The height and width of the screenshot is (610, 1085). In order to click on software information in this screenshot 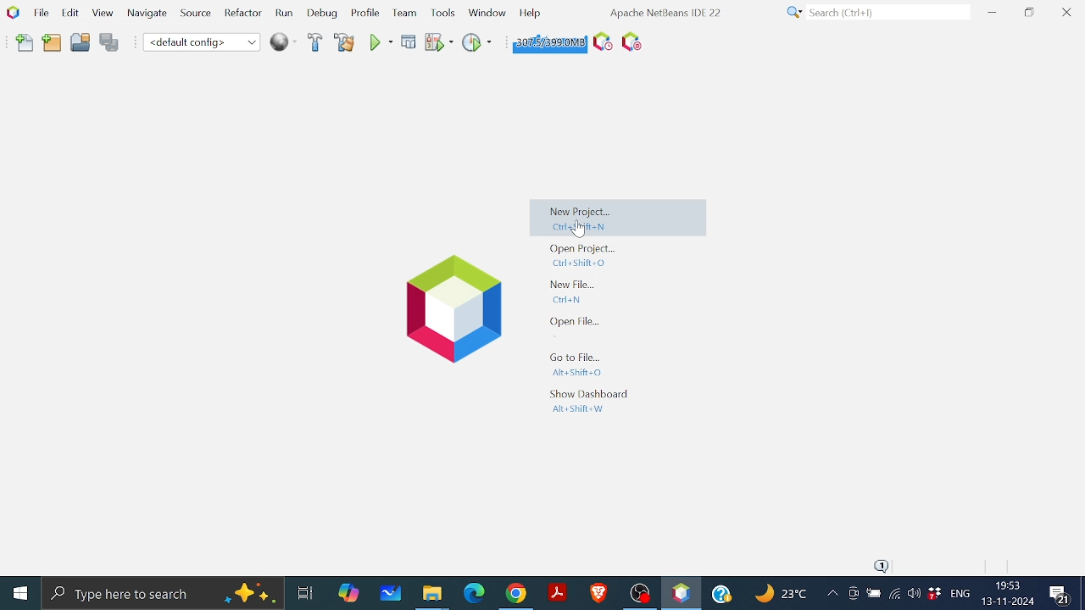, I will do `click(664, 12)`.